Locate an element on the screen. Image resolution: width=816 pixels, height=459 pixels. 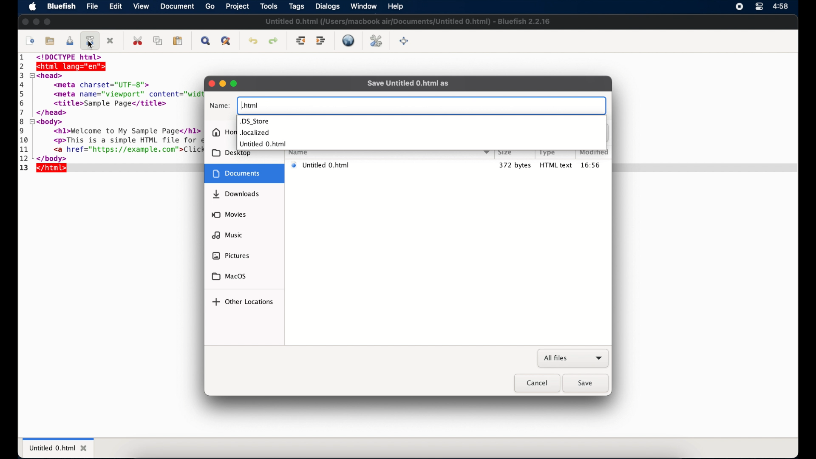
10 is located at coordinates (24, 140).